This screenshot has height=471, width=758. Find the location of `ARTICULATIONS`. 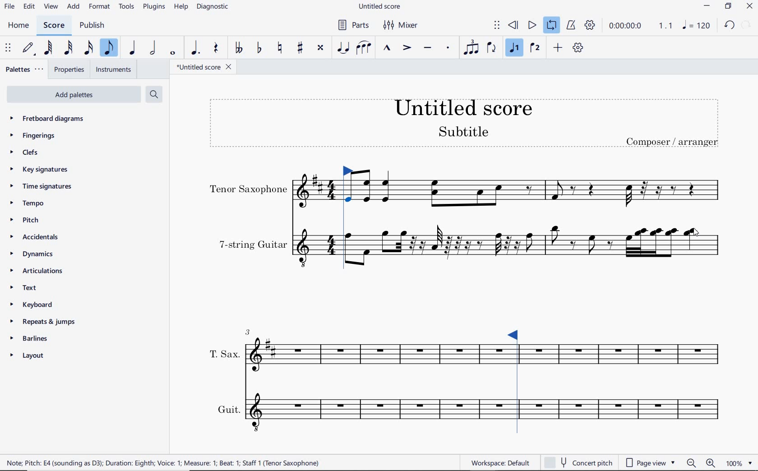

ARTICULATIONS is located at coordinates (37, 271).